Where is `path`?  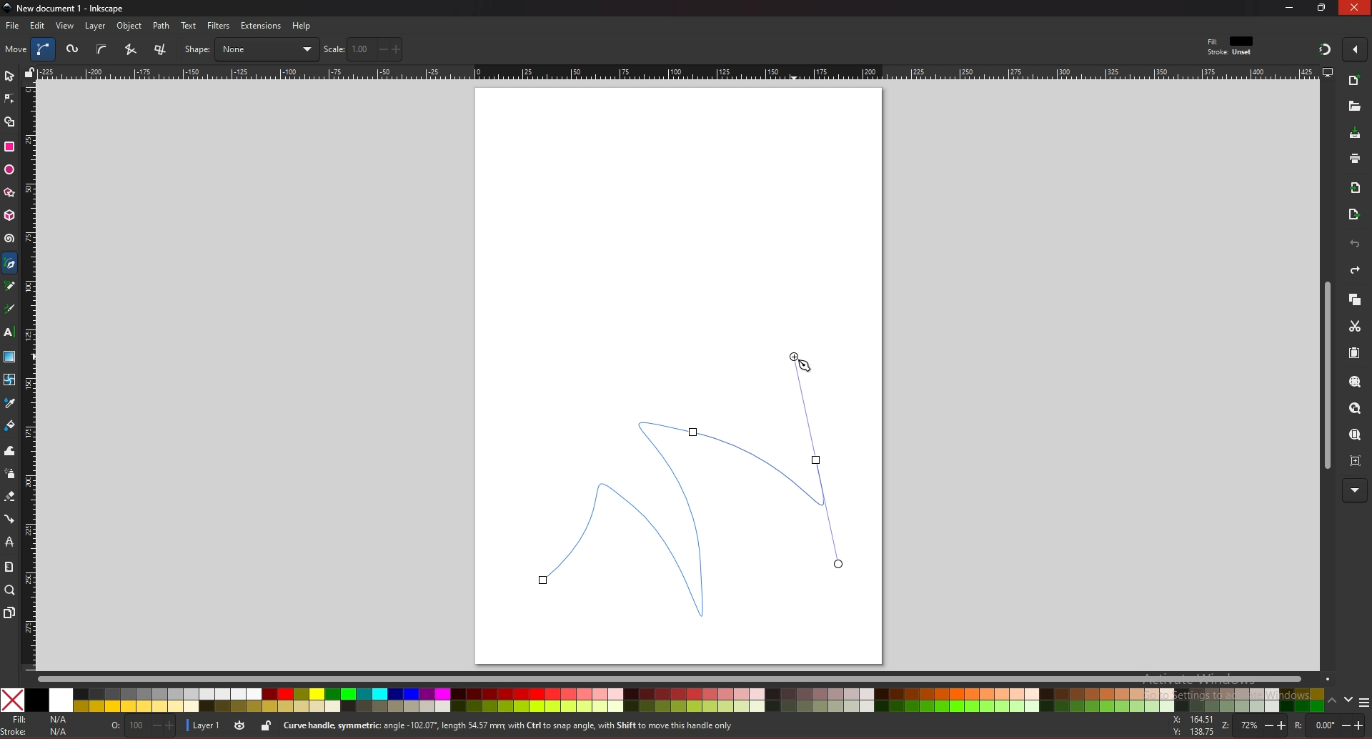
path is located at coordinates (162, 26).